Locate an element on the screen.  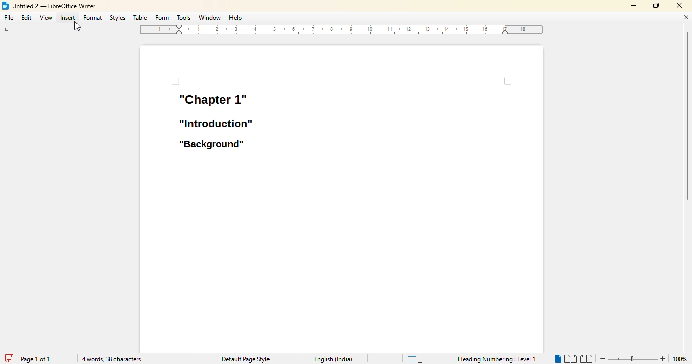
page style is located at coordinates (245, 359).